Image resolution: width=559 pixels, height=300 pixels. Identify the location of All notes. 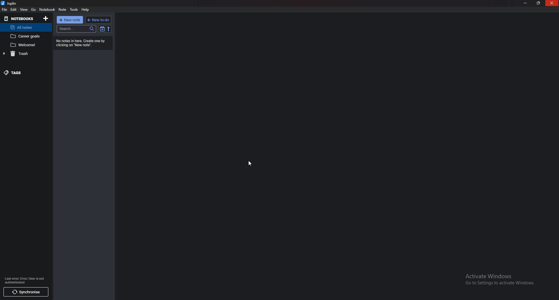
(26, 27).